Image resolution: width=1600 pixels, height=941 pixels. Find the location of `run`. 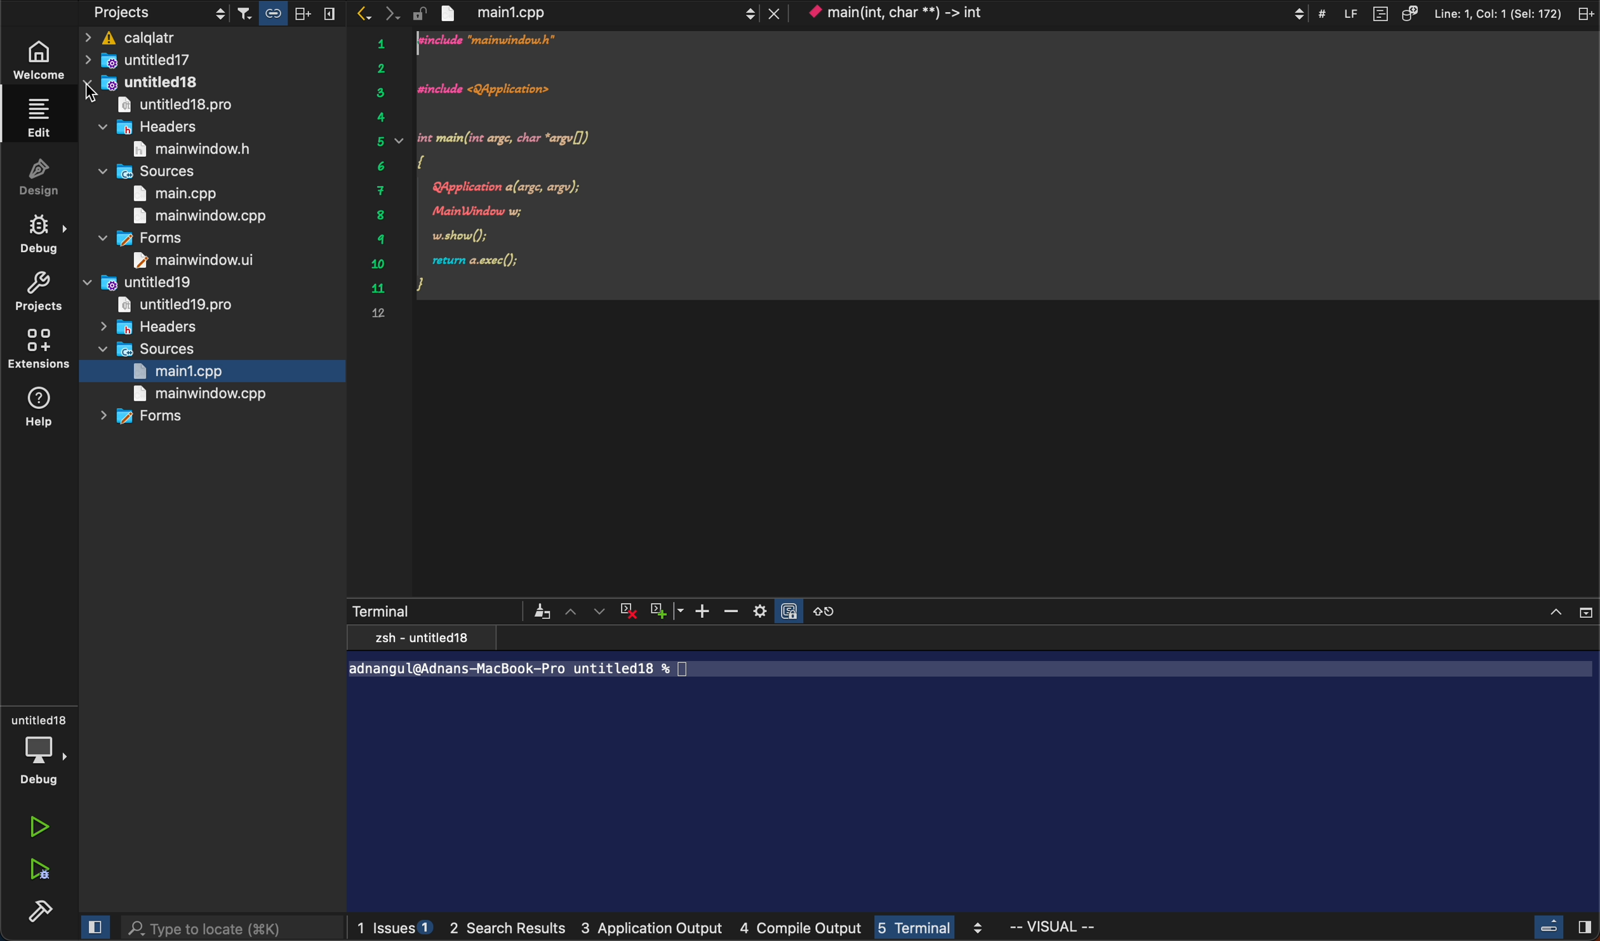

run is located at coordinates (39, 827).